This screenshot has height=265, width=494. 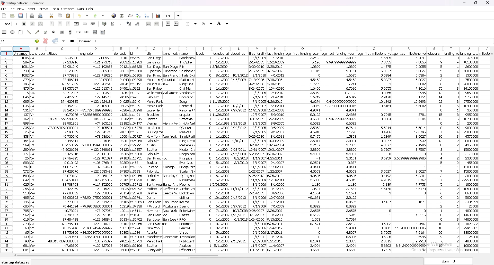 I want to click on print, so click(x=32, y=15).